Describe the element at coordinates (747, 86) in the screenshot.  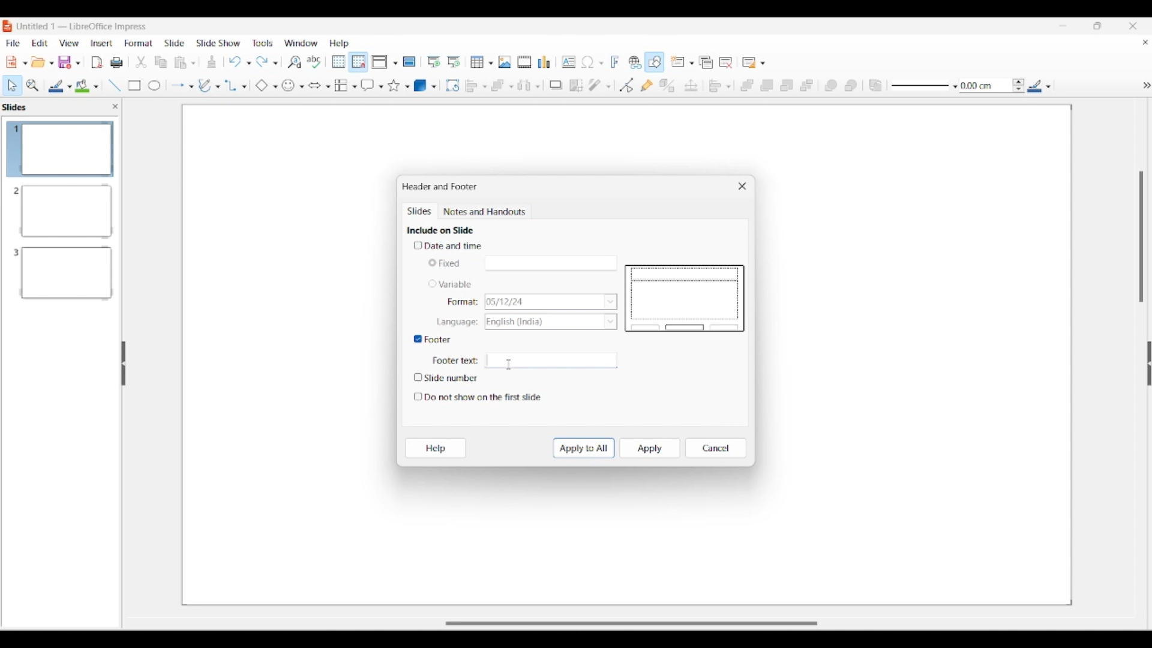
I see `Bring to front` at that location.